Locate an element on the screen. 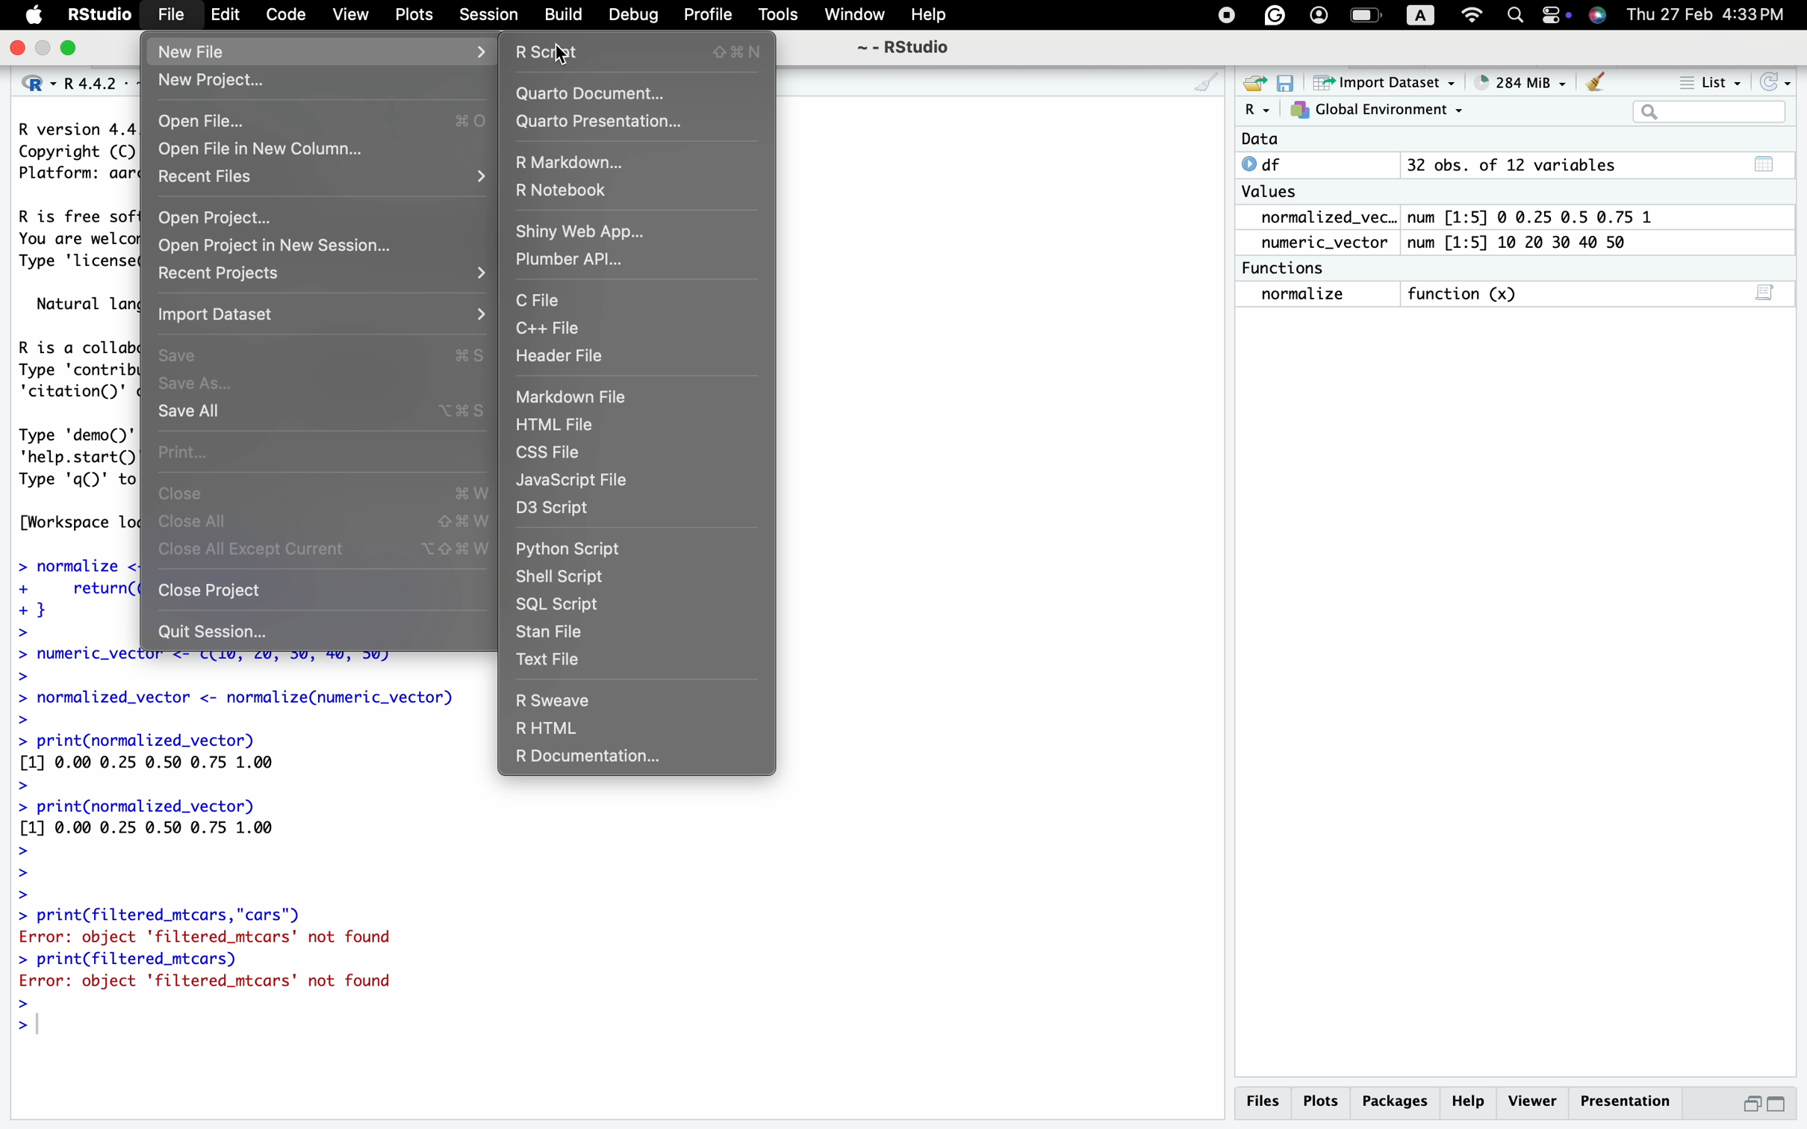 This screenshot has height=1129, width=1807. 32 obs. of 12 variables is located at coordinates (1595, 169).